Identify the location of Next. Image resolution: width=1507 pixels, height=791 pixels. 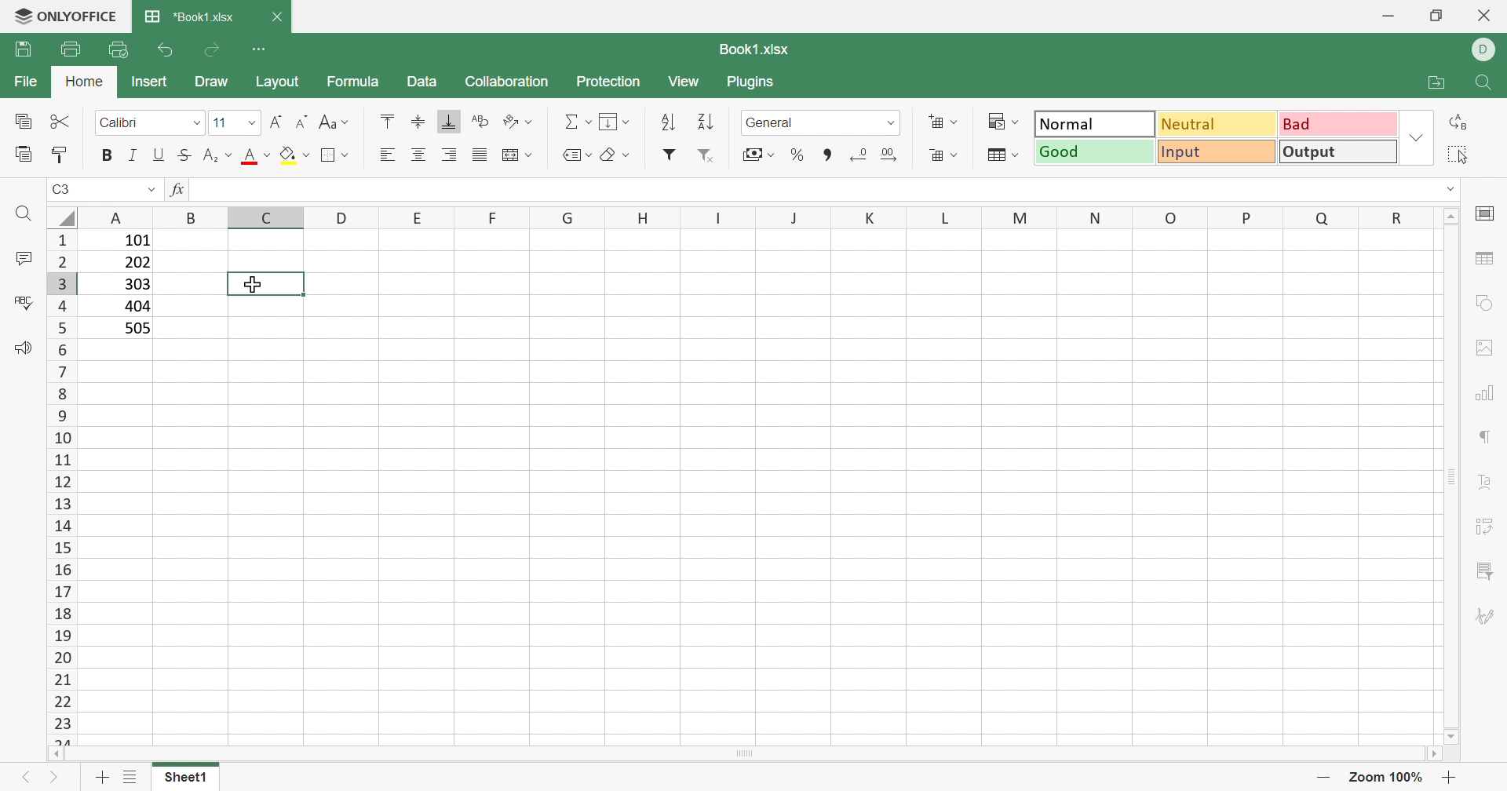
(55, 780).